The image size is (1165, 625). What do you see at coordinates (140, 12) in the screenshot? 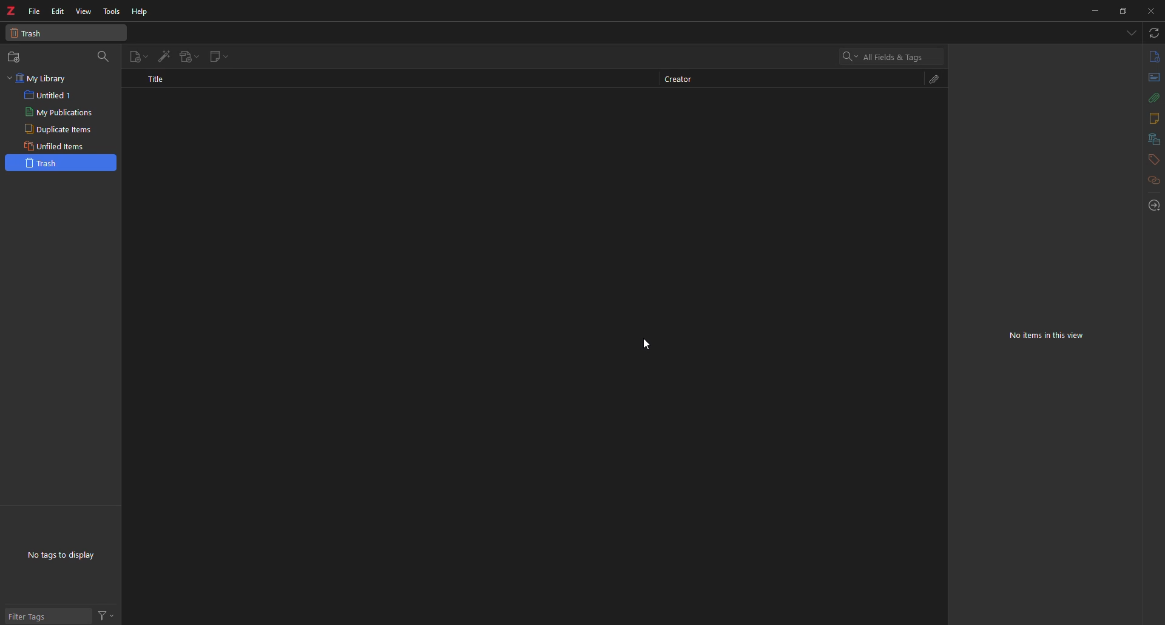
I see `help` at bounding box center [140, 12].